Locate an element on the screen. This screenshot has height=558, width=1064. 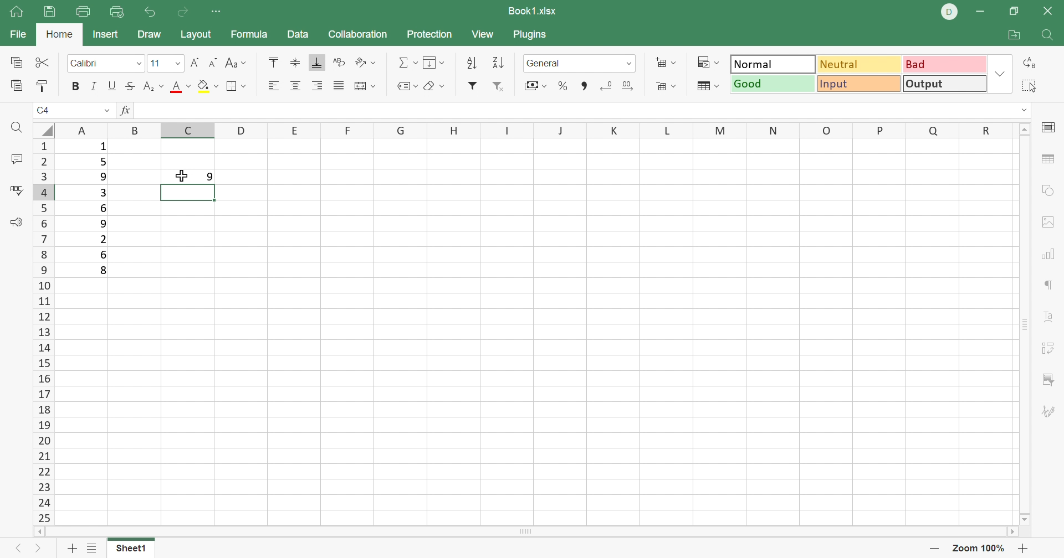
Insert is located at coordinates (105, 34).